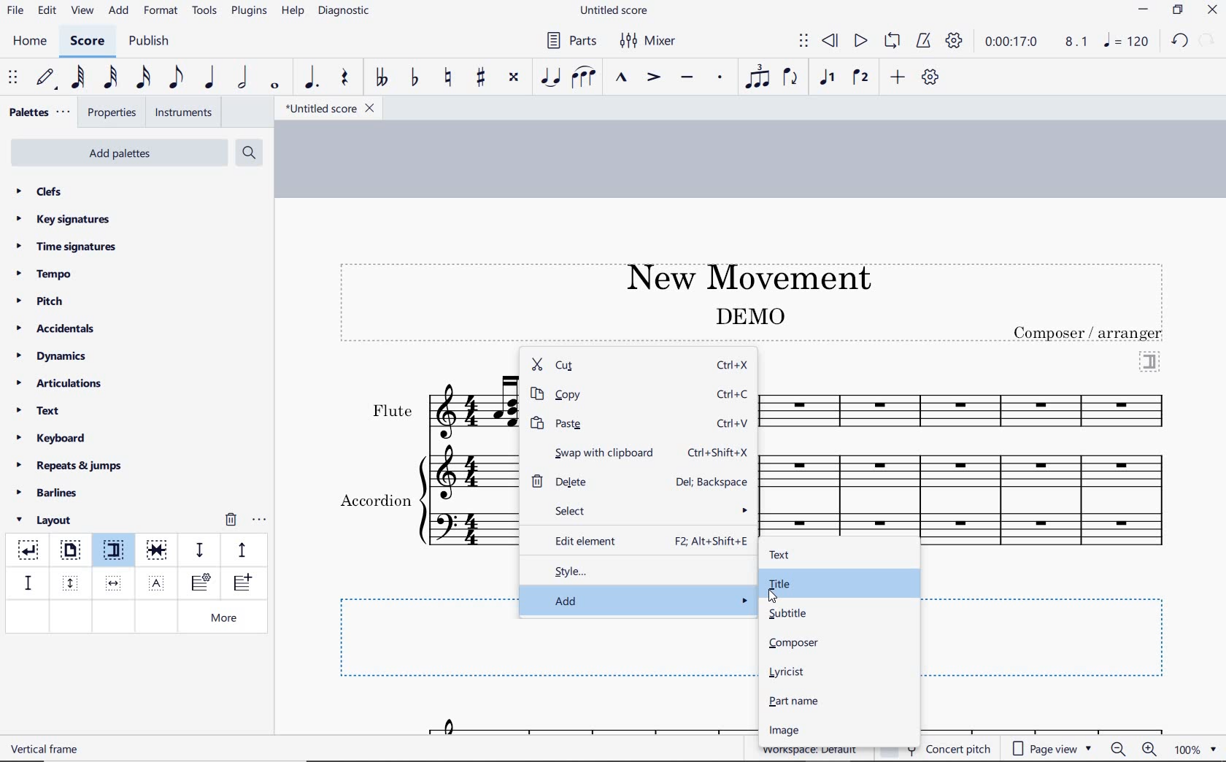 The width and height of the screenshot is (1226, 762). What do you see at coordinates (450, 78) in the screenshot?
I see `toggle natural` at bounding box center [450, 78].